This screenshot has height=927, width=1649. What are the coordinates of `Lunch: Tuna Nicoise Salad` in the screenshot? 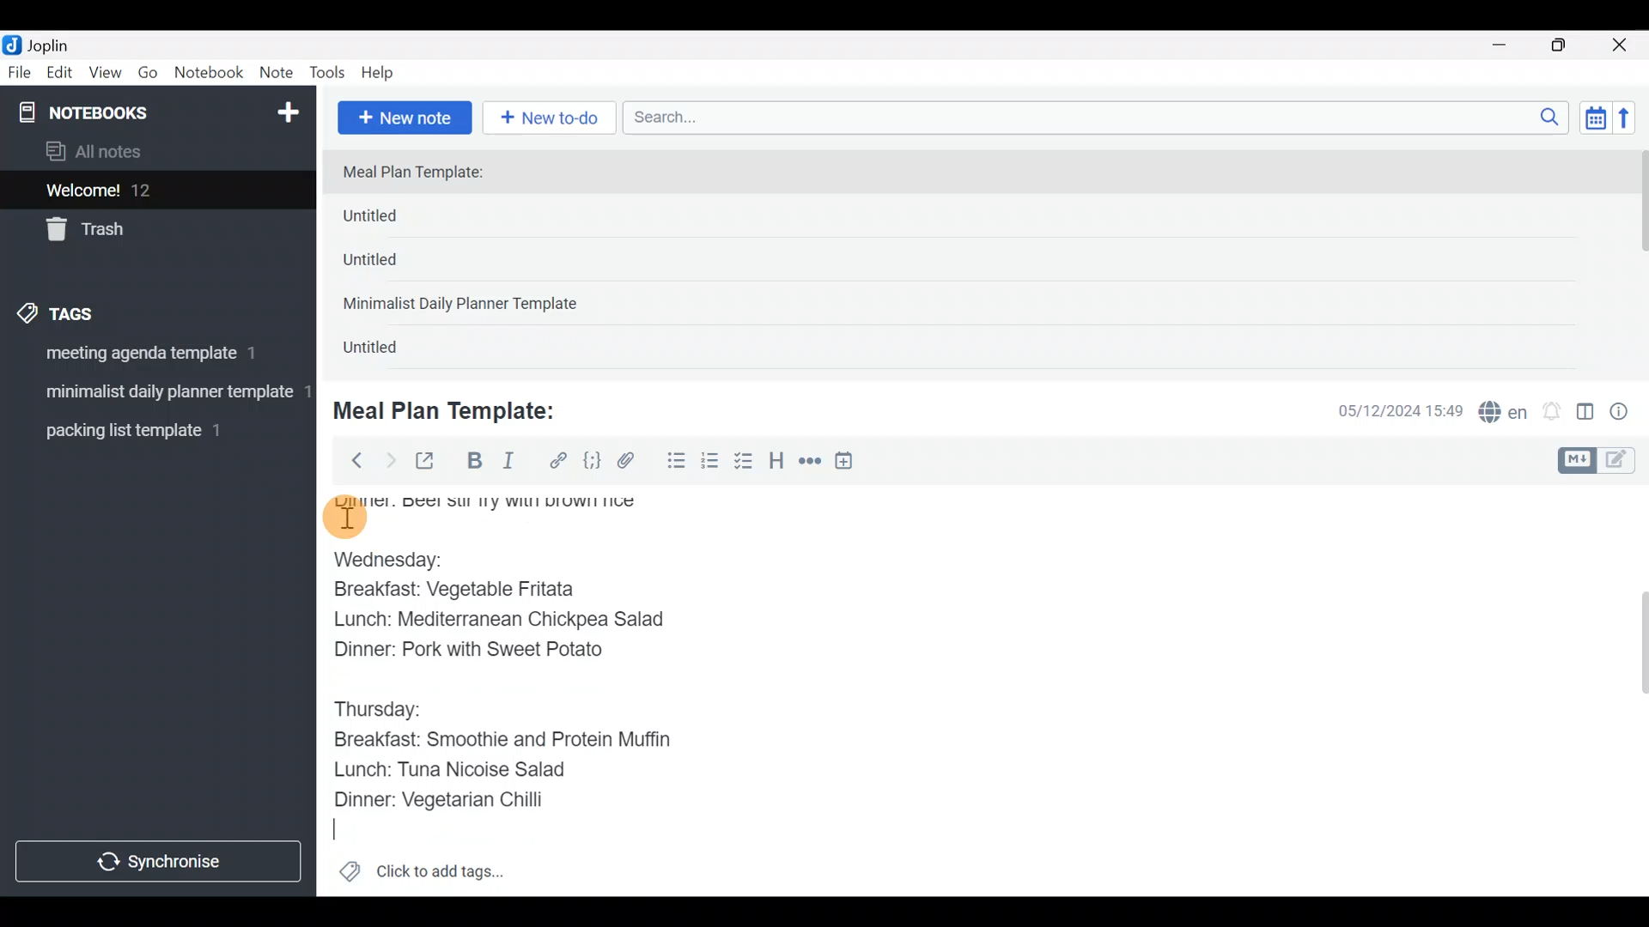 It's located at (471, 767).